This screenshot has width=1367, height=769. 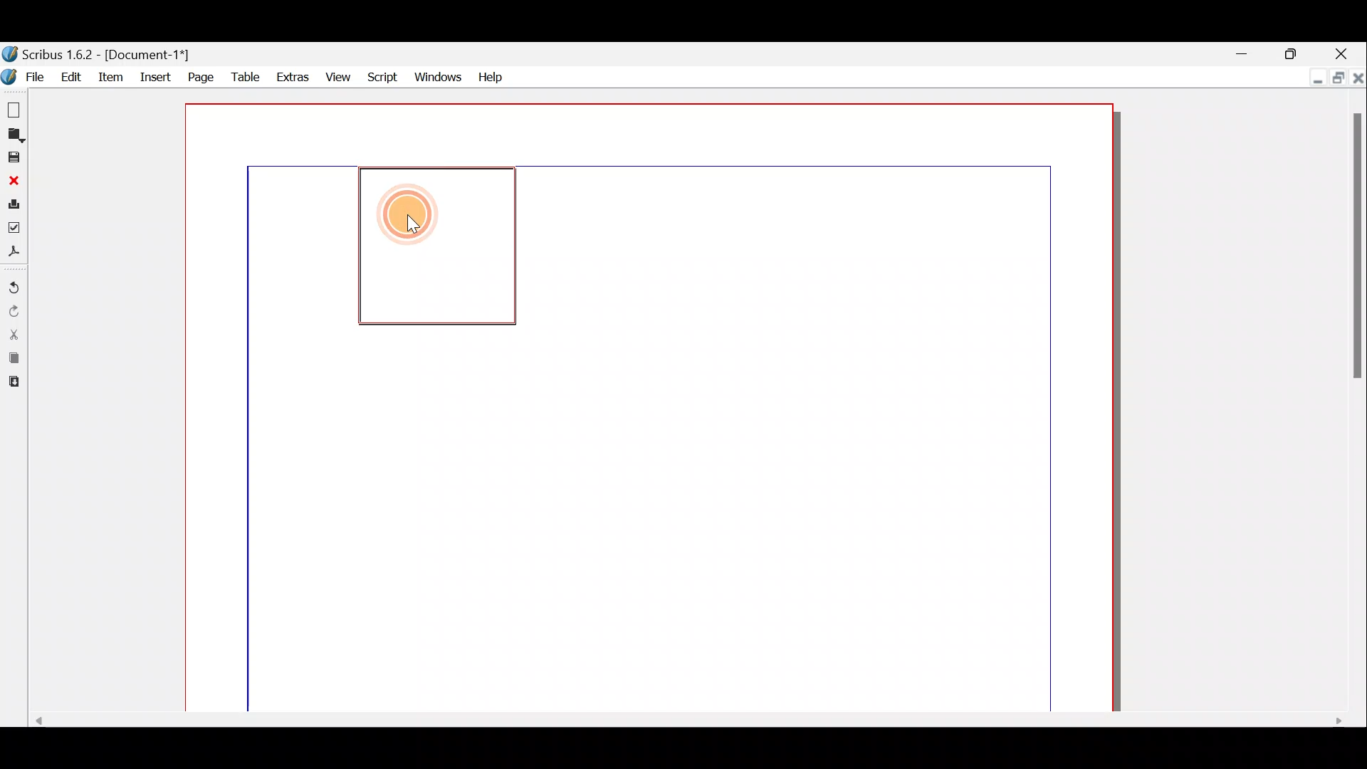 I want to click on Paste, so click(x=12, y=384).